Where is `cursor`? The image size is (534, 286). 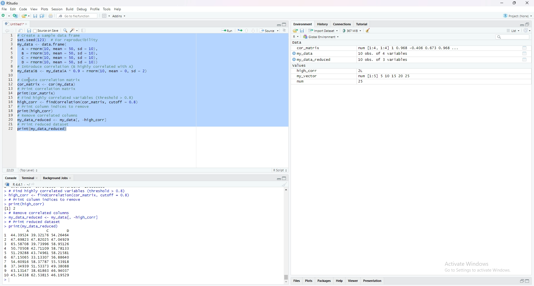 cursor is located at coordinates (29, 80).